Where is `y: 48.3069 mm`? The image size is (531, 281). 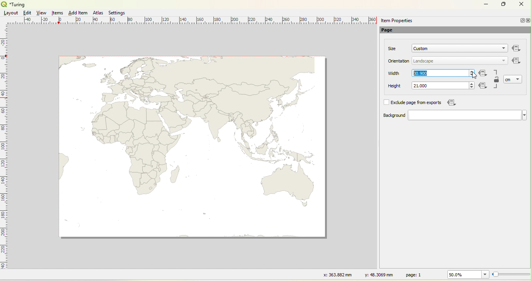 y: 48.3069 mm is located at coordinates (376, 274).